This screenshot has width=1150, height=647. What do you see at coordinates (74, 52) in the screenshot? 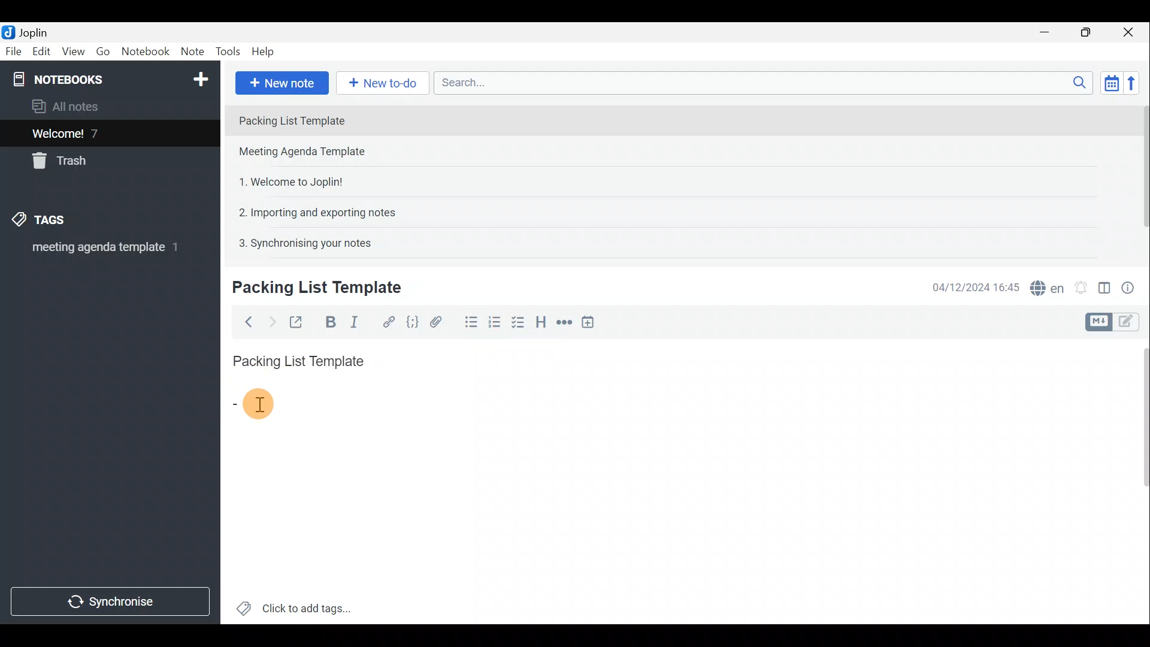
I see `View` at bounding box center [74, 52].